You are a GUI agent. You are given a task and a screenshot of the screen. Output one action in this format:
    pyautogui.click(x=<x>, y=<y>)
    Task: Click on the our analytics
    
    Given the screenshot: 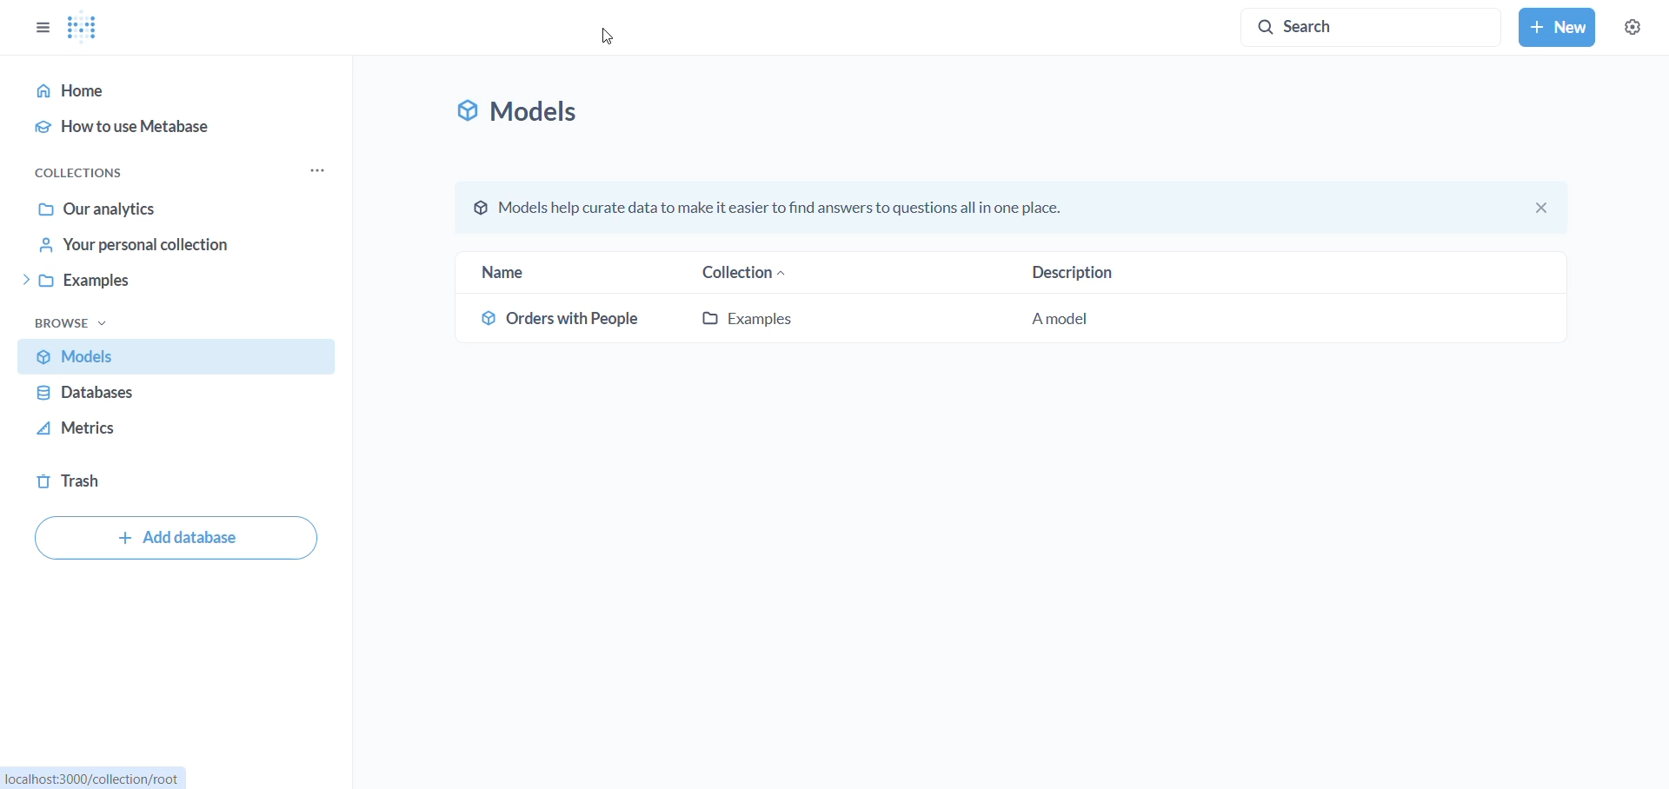 What is the action you would take?
    pyautogui.click(x=163, y=212)
    